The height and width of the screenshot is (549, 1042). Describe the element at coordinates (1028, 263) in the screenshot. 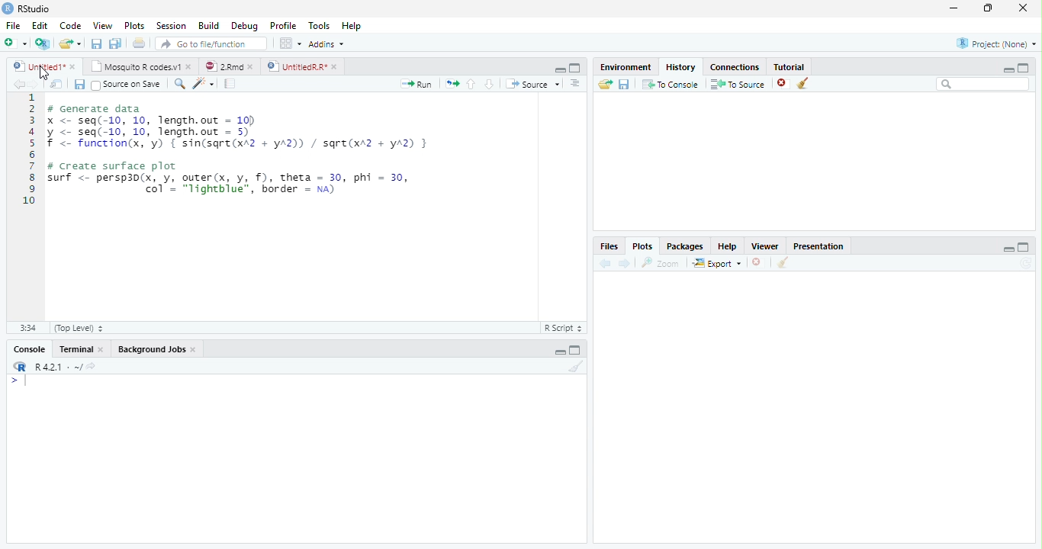

I see `Refresh current plot` at that location.